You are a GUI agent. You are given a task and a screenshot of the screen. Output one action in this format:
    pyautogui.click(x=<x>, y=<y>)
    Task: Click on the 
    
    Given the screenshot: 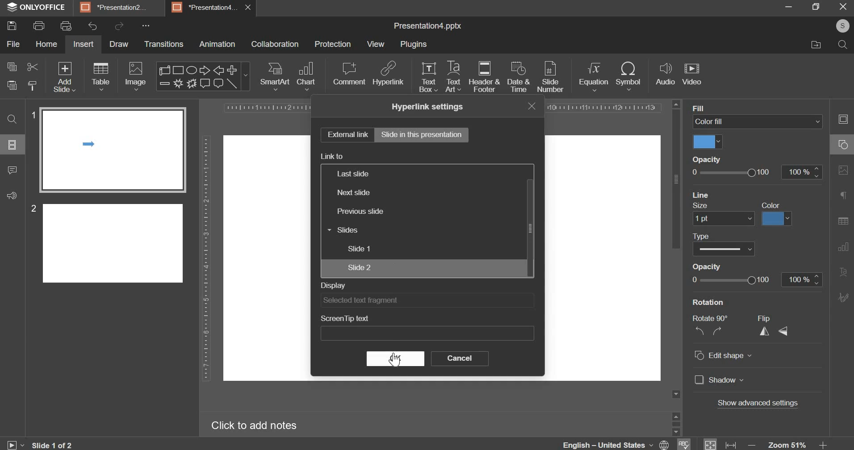 What is the action you would take?
    pyautogui.click(x=763, y=404)
    